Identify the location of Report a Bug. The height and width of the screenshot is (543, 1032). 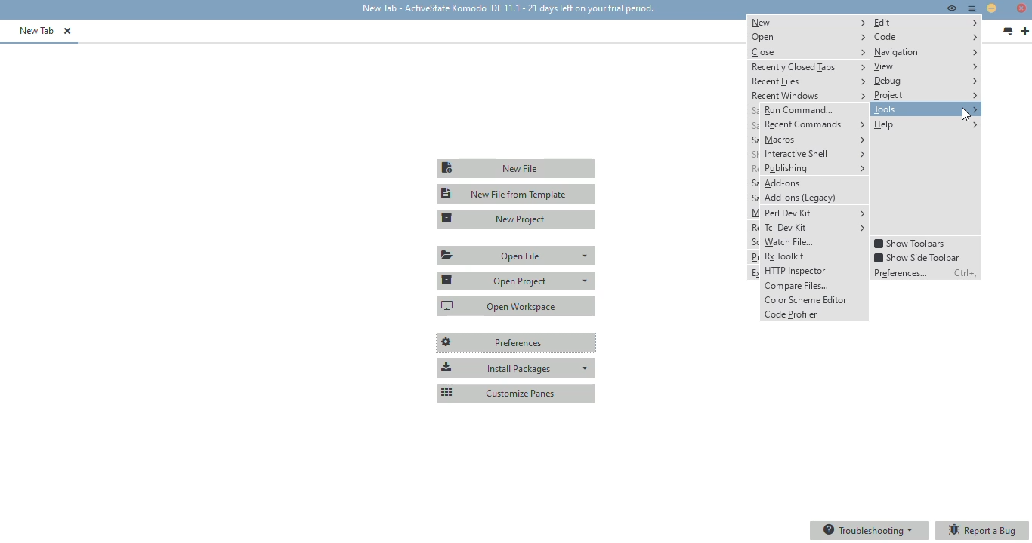
(984, 531).